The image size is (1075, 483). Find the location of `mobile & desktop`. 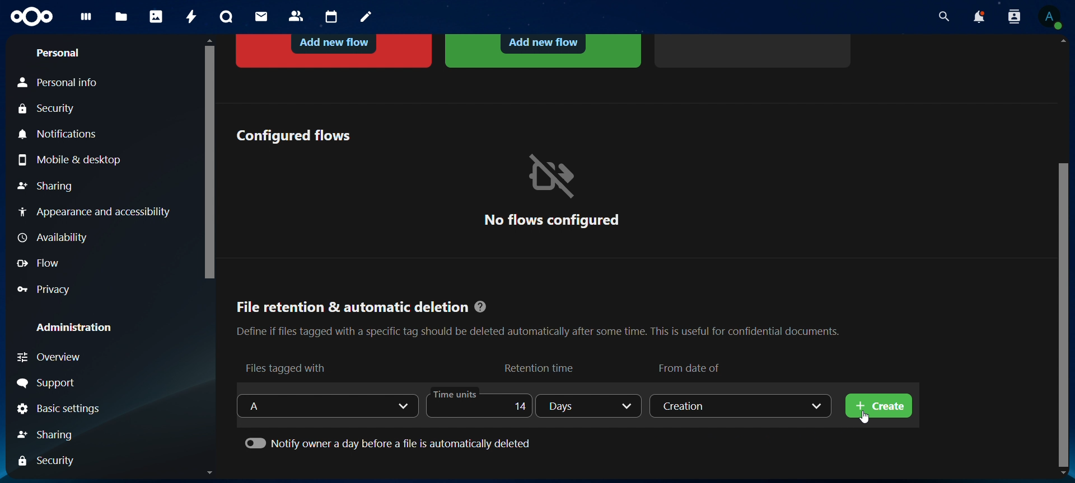

mobile & desktop is located at coordinates (73, 159).